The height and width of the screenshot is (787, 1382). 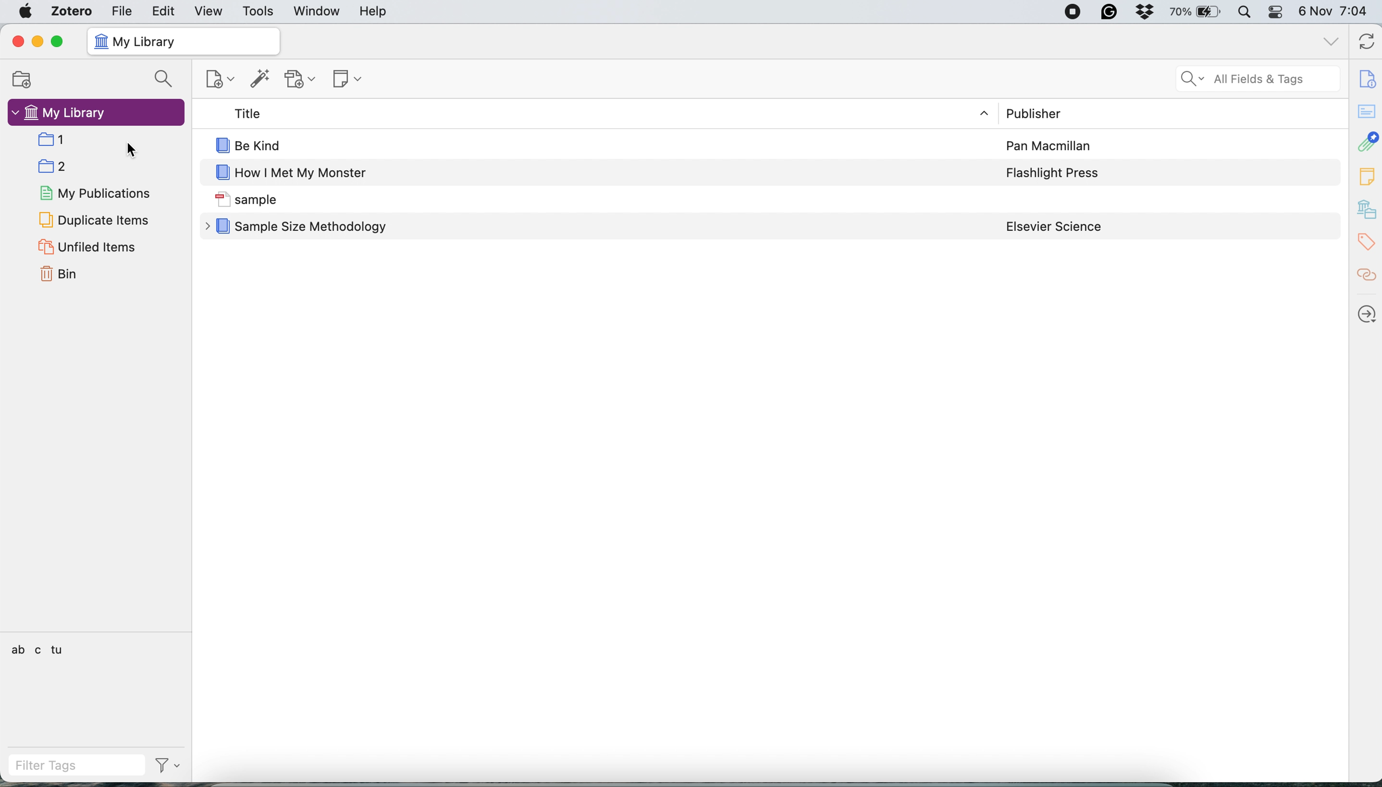 What do you see at coordinates (221, 145) in the screenshot?
I see `icon` at bounding box center [221, 145].